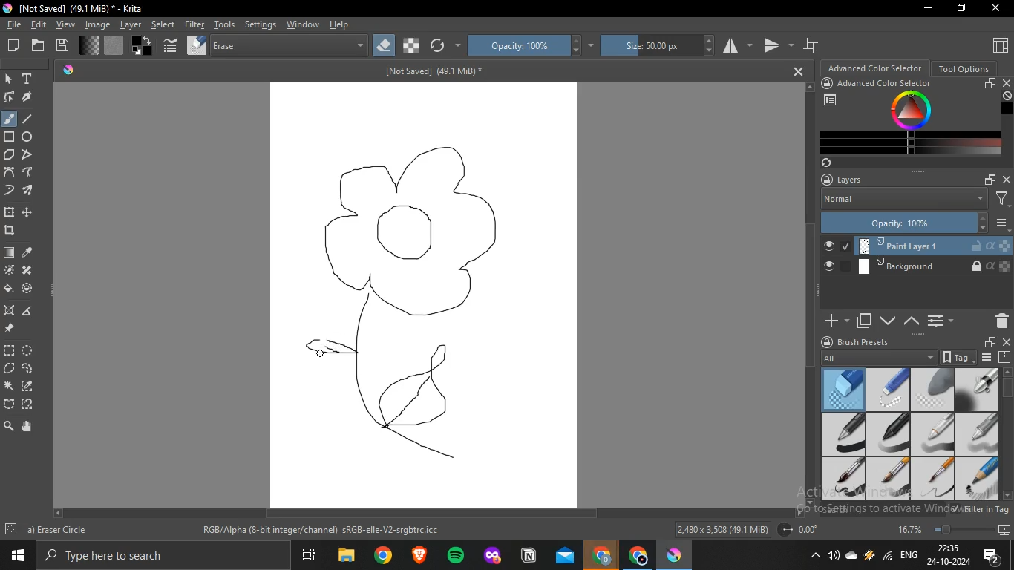  What do you see at coordinates (301, 24) in the screenshot?
I see `window` at bounding box center [301, 24].